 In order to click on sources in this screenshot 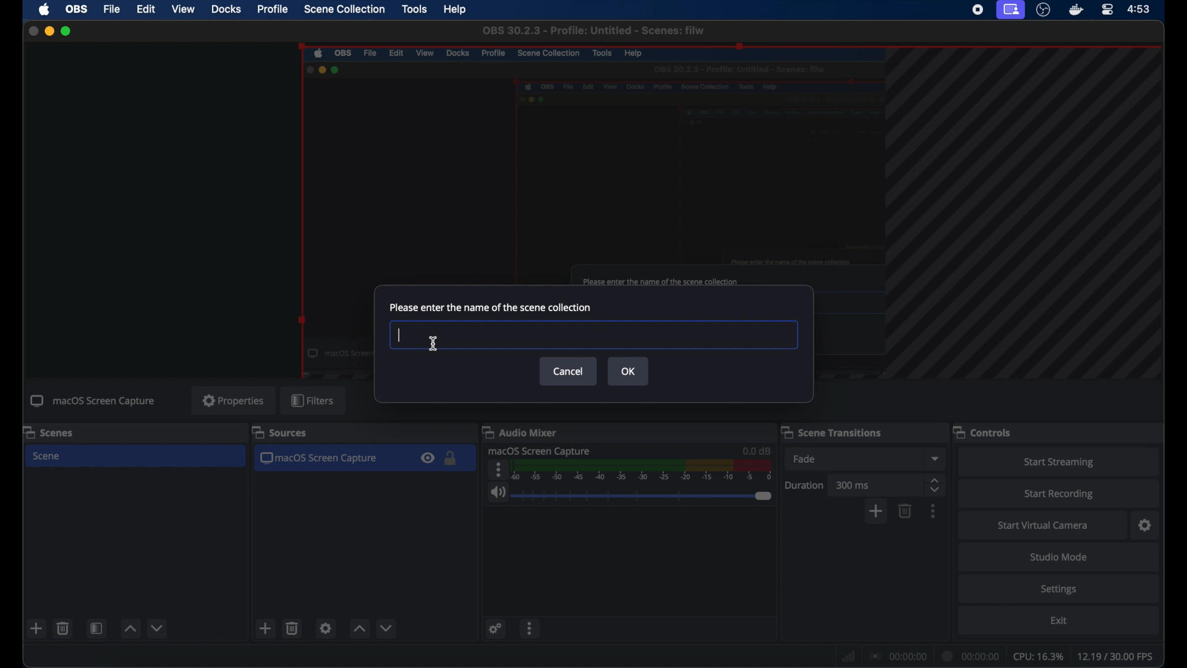, I will do `click(279, 433)`.